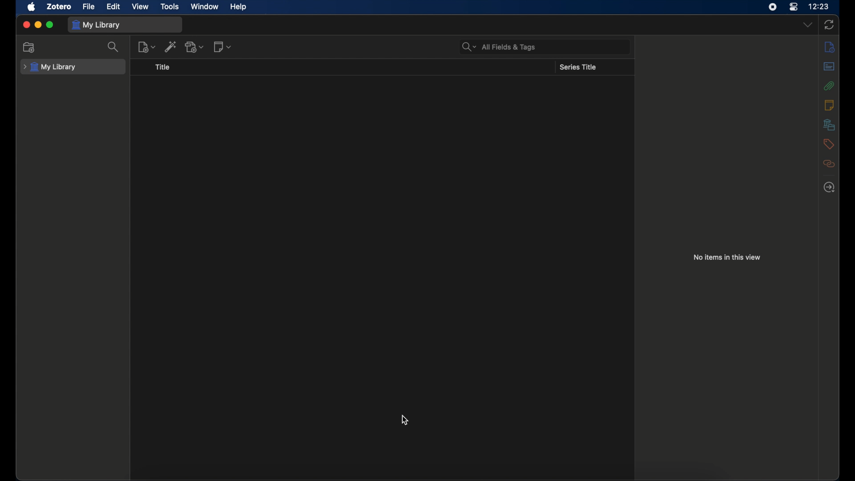  Describe the element at coordinates (171, 46) in the screenshot. I see `add item by identifier` at that location.